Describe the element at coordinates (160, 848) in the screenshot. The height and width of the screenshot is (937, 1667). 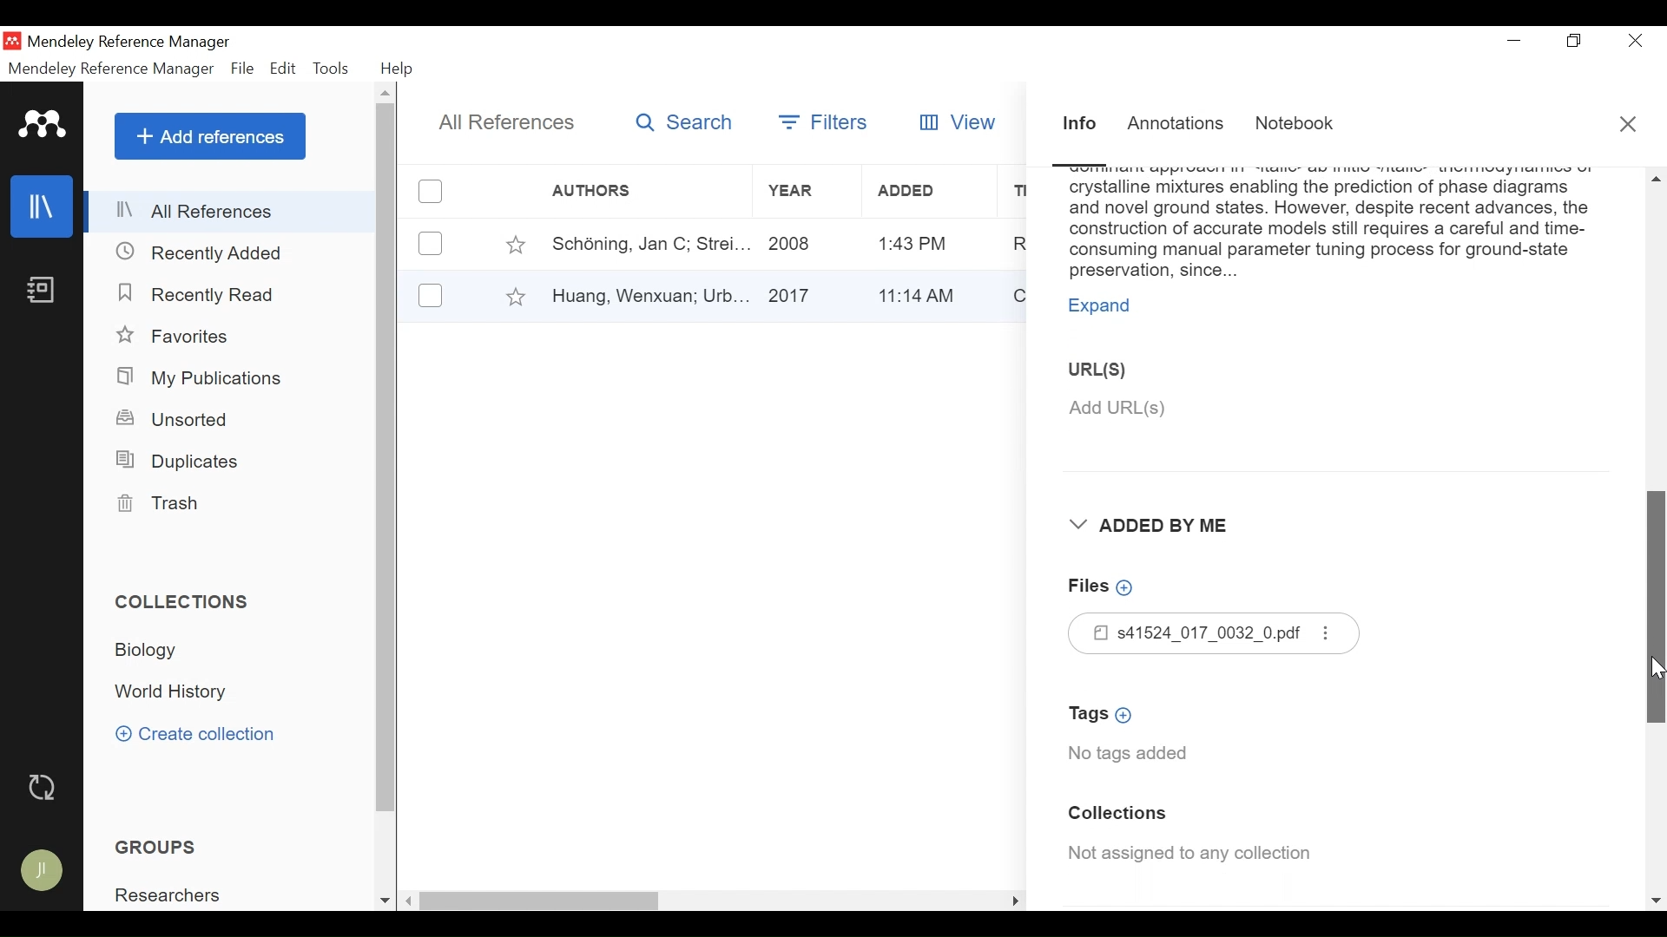
I see `Groups` at that location.